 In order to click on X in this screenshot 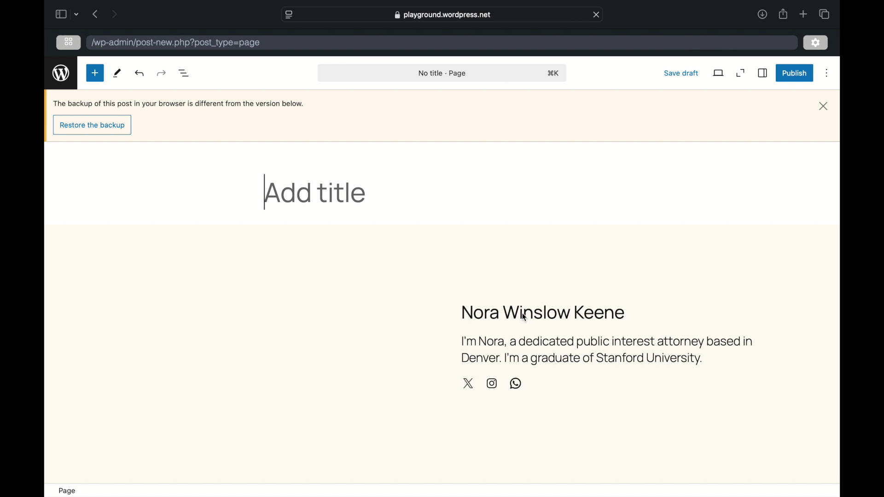, I will do `click(468, 383)`.